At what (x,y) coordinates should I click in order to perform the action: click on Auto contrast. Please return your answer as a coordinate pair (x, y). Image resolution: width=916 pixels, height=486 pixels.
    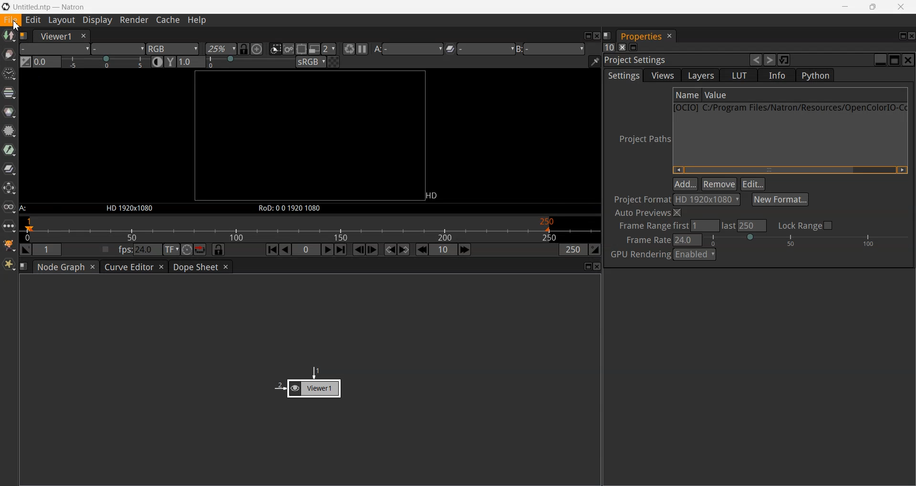
    Looking at the image, I should click on (158, 61).